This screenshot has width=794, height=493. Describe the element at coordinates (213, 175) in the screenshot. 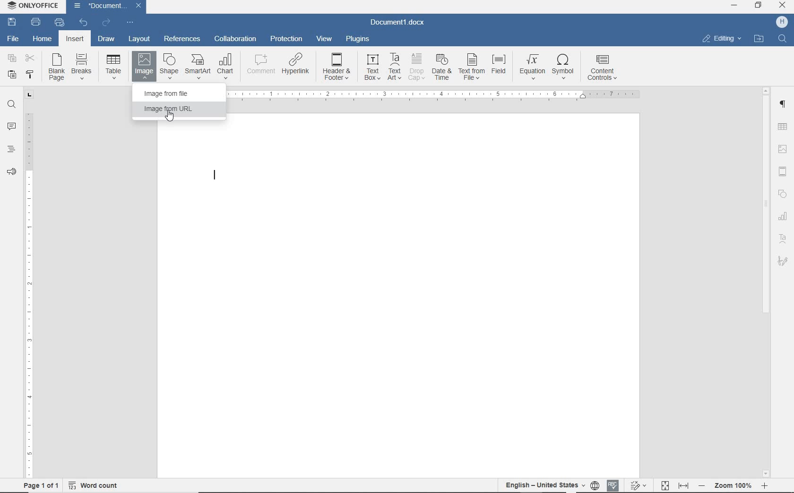

I see `text cursor` at that location.